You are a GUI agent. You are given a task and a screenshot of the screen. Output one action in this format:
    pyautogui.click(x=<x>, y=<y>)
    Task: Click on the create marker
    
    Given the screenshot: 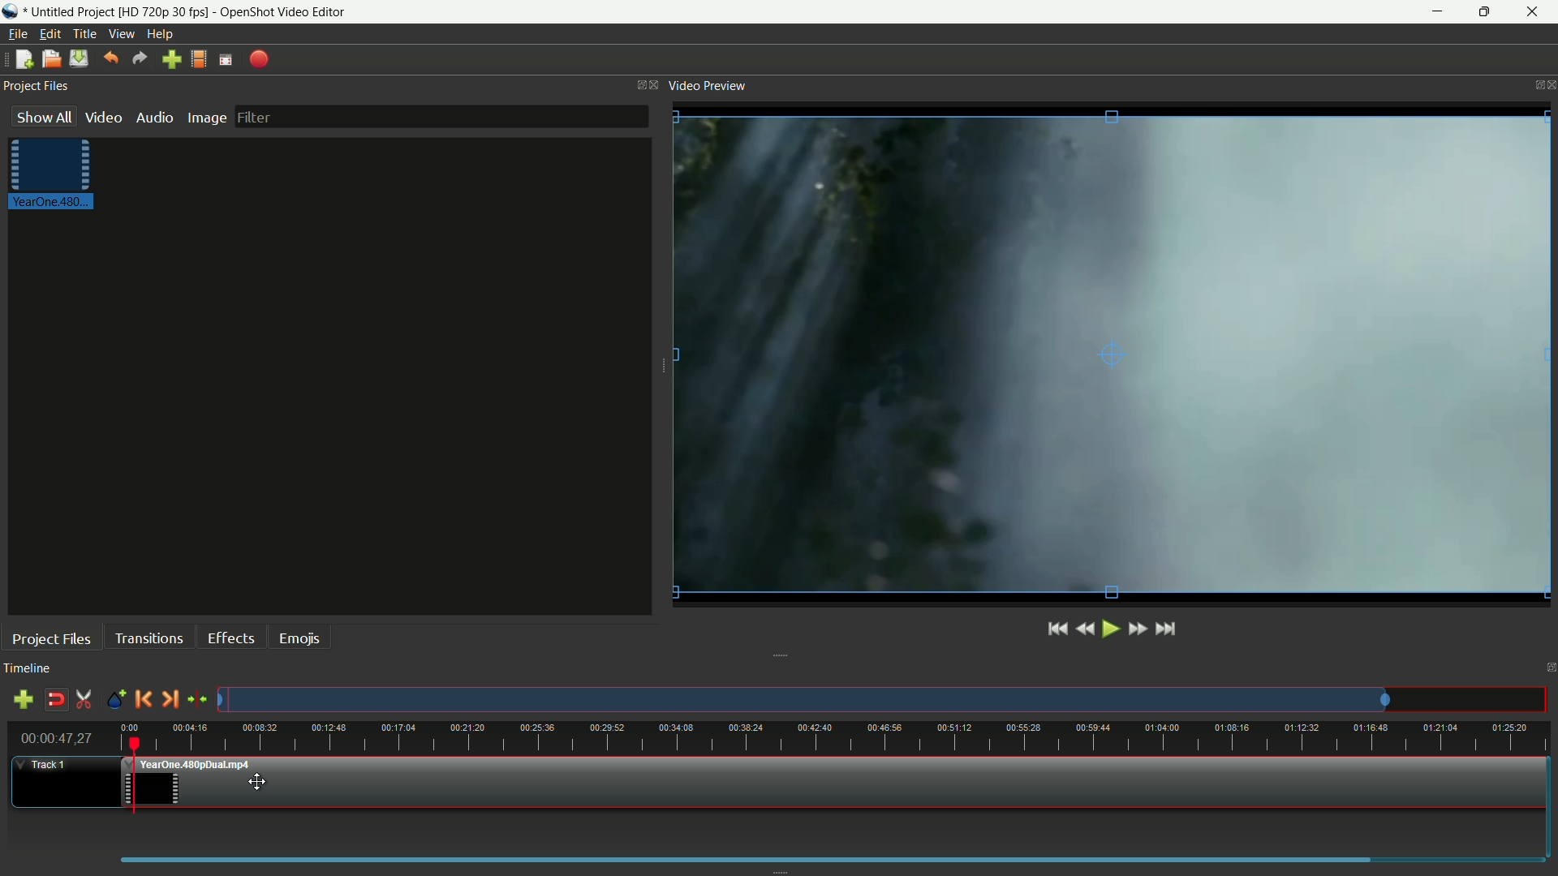 What is the action you would take?
    pyautogui.click(x=118, y=702)
    